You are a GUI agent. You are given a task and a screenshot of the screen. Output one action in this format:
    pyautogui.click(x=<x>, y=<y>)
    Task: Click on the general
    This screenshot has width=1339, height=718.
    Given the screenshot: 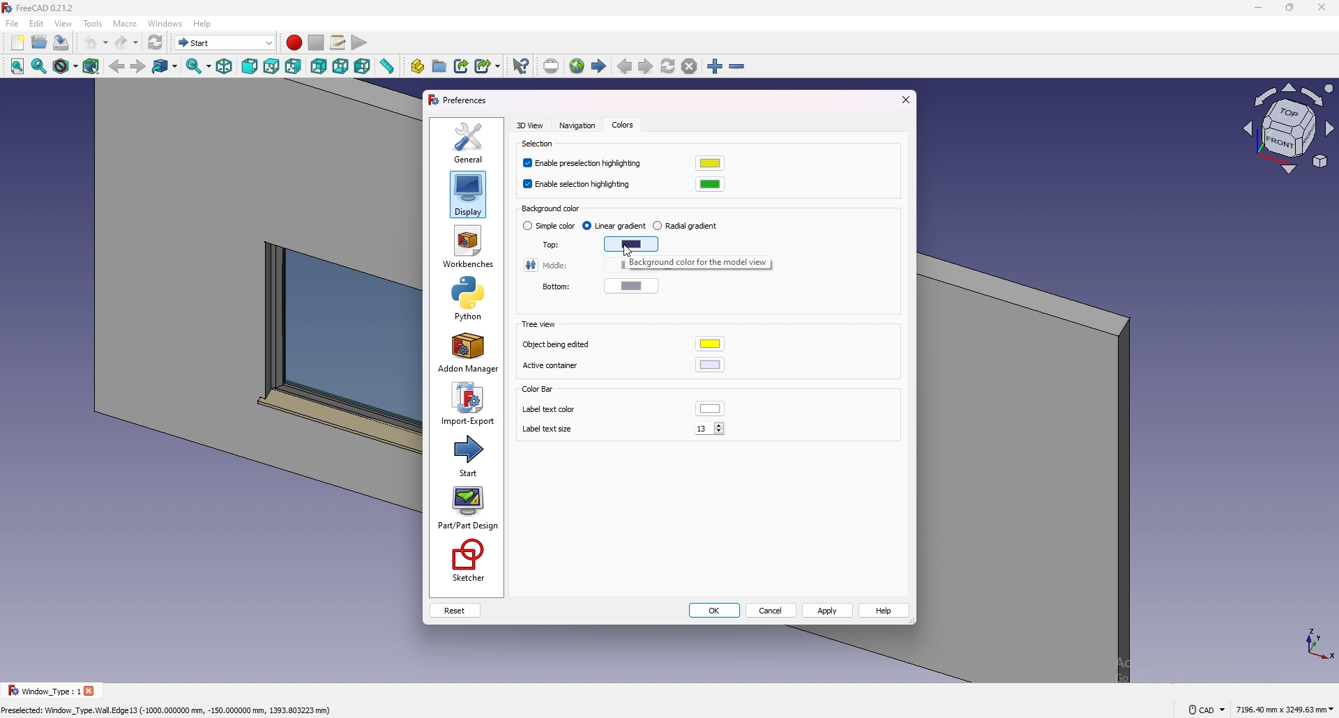 What is the action you would take?
    pyautogui.click(x=469, y=142)
    